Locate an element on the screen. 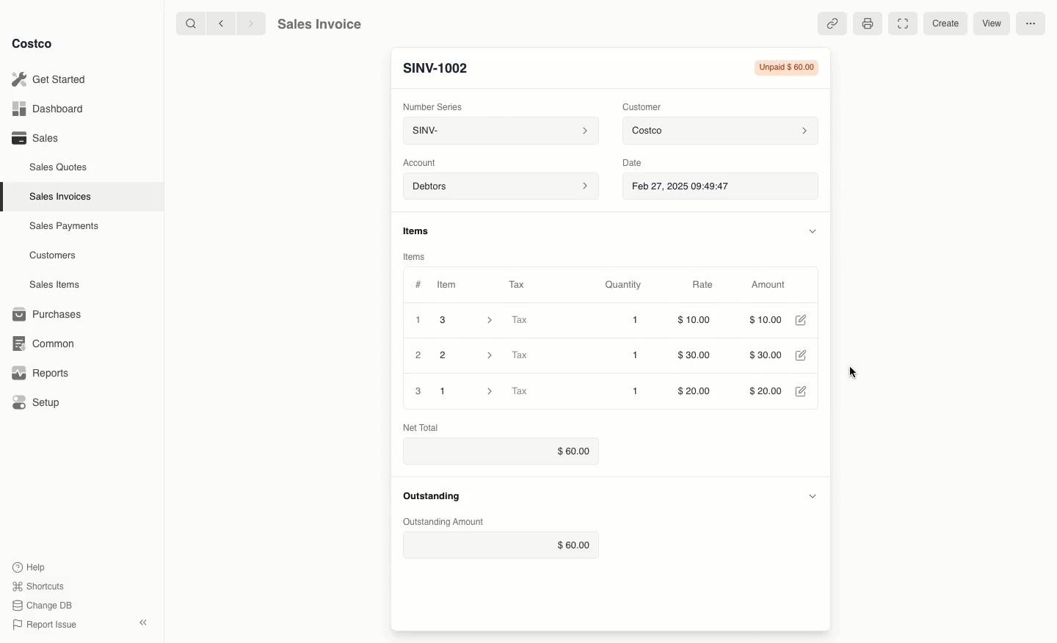  Get Started is located at coordinates (51, 79).